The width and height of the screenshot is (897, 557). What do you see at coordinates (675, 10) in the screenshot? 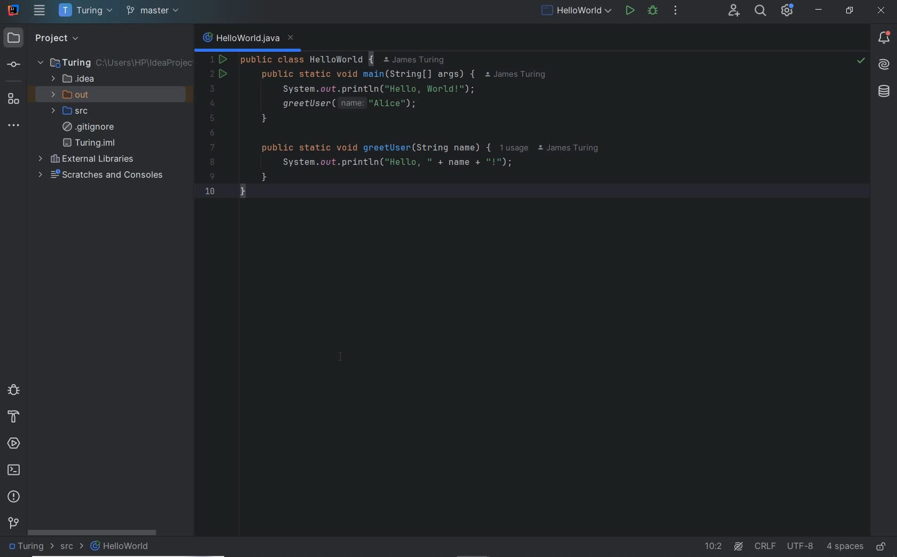
I see `MORE ACTIONS` at bounding box center [675, 10].